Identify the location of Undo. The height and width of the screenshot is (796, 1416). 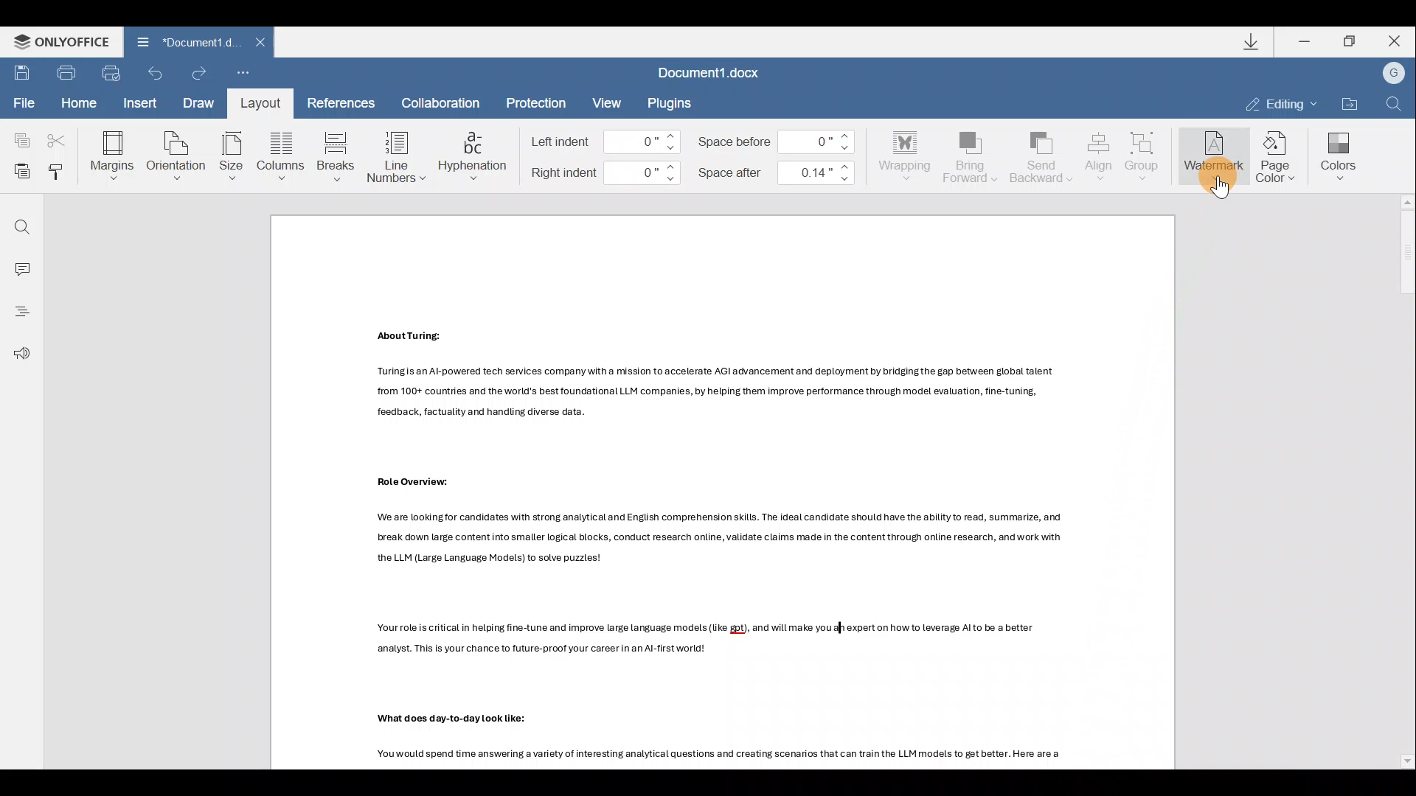
(158, 73).